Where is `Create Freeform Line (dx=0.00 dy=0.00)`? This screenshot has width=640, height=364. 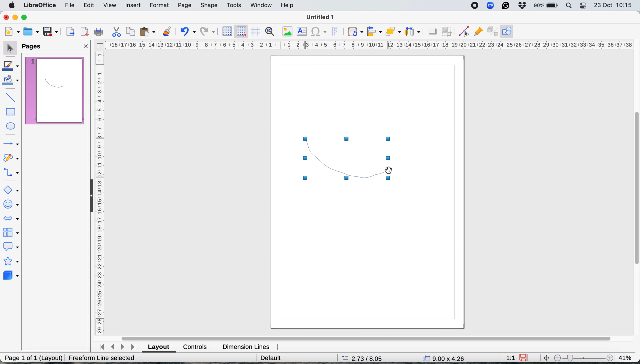
Create Freeform Line (dx=0.00 dy=0.00) is located at coordinates (127, 357).